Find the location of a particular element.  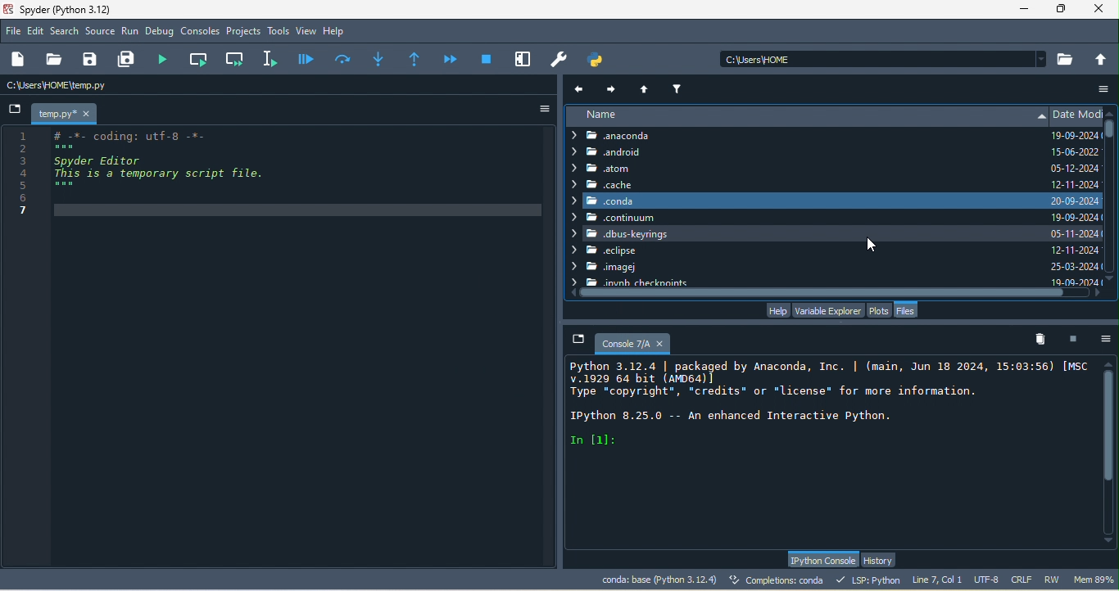

close is located at coordinates (1103, 10).